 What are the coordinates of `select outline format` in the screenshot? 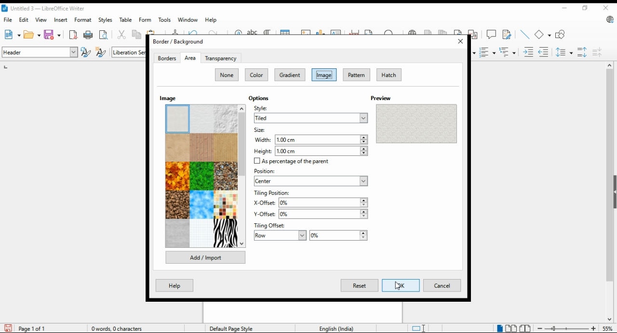 It's located at (508, 51).